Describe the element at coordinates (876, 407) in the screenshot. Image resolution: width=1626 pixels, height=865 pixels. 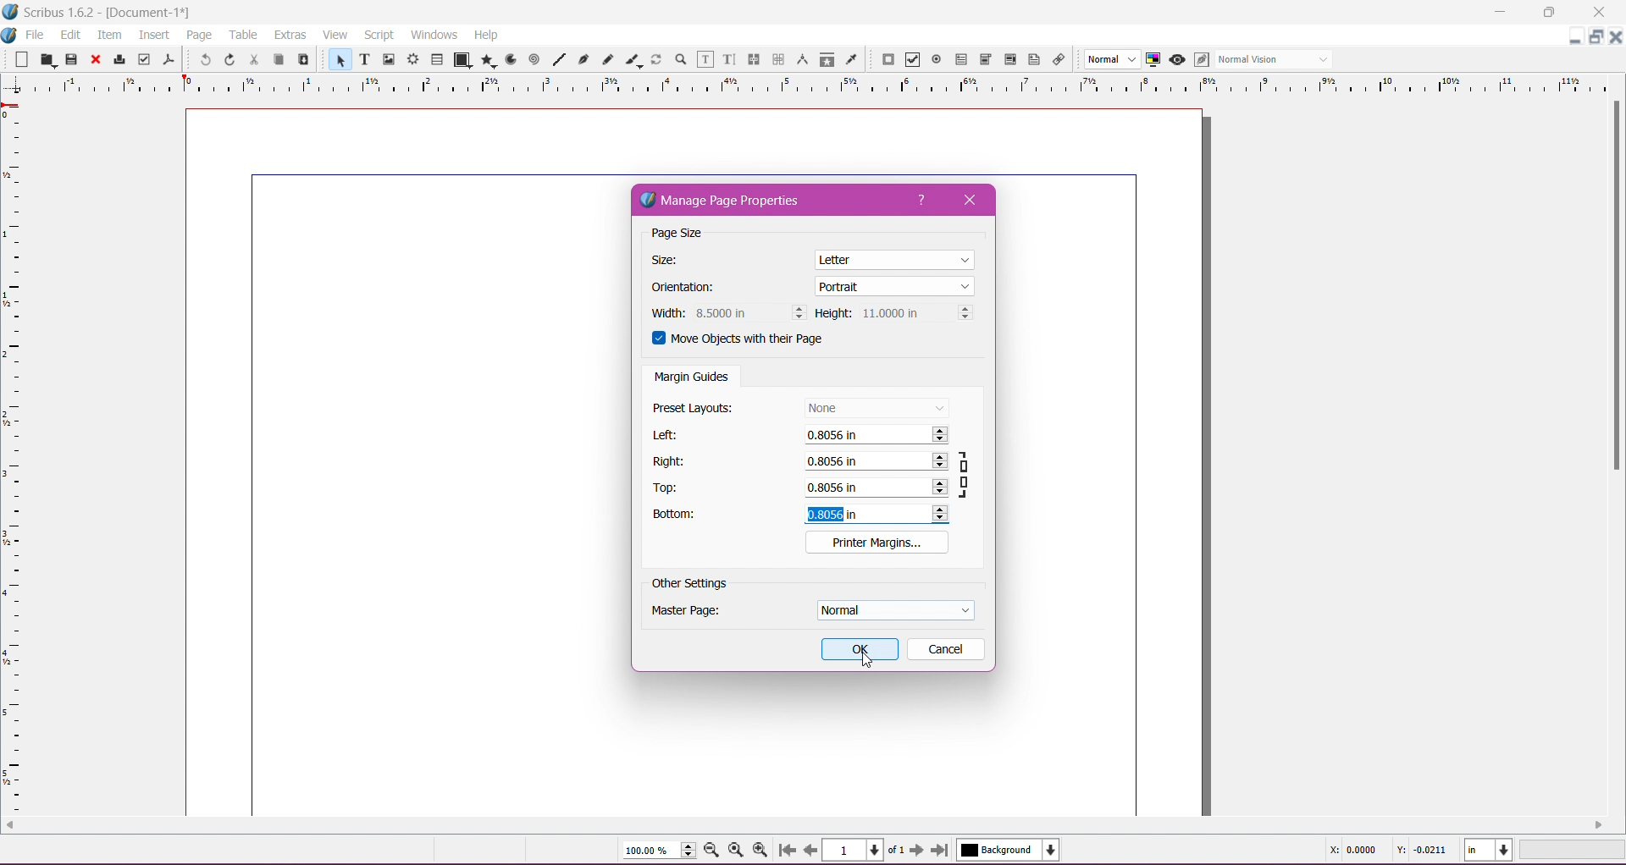
I see `Set Preset Layouts` at that location.